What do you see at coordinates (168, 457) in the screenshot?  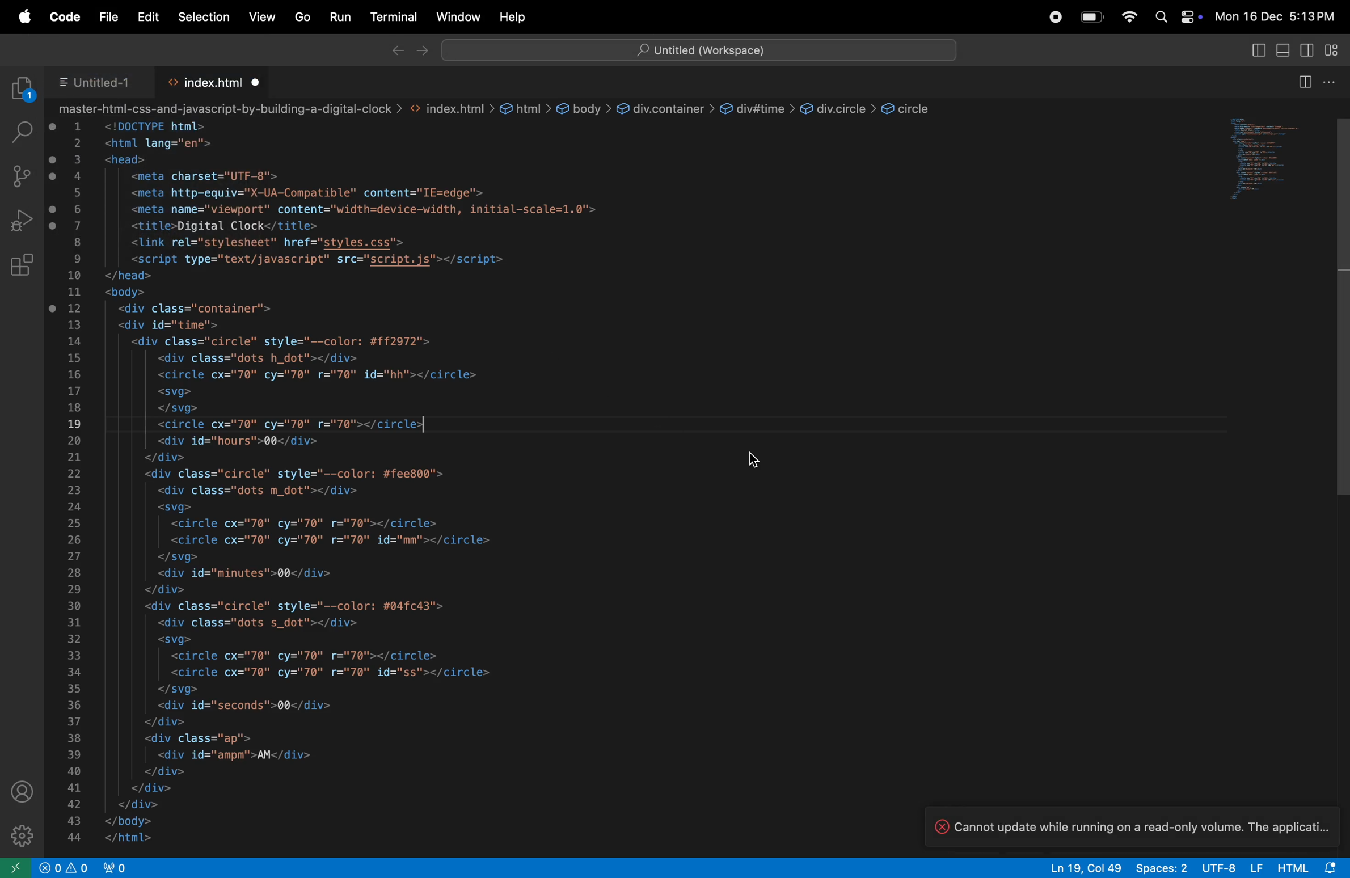 I see `</div>` at bounding box center [168, 457].